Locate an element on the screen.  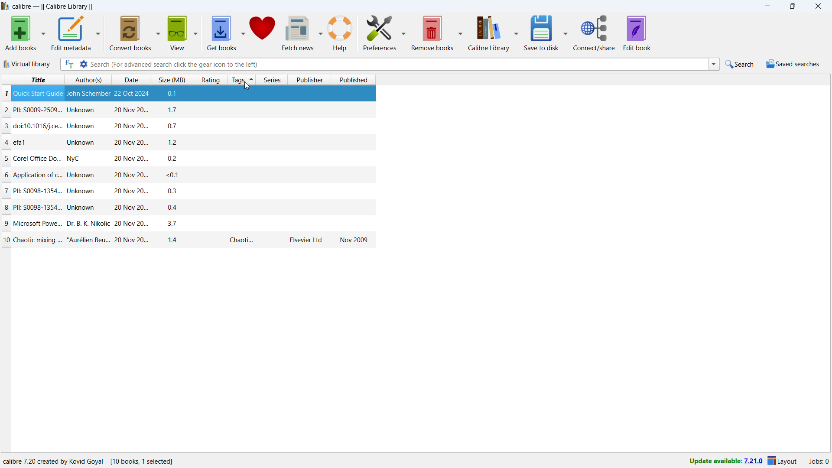
calibre library options is located at coordinates (517, 32).